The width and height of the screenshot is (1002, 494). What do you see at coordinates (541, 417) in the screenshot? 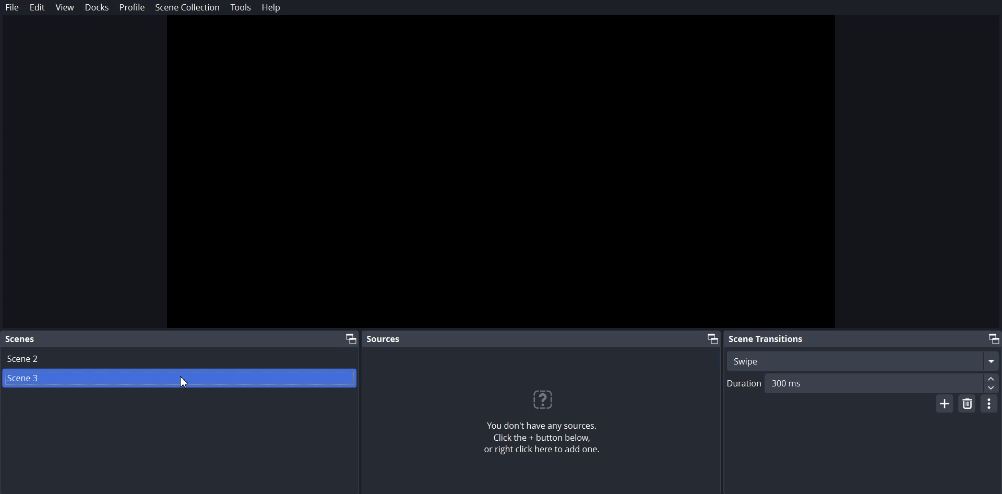
I see `You don't have any sources, Click the + button below, or right click here to add one` at bounding box center [541, 417].